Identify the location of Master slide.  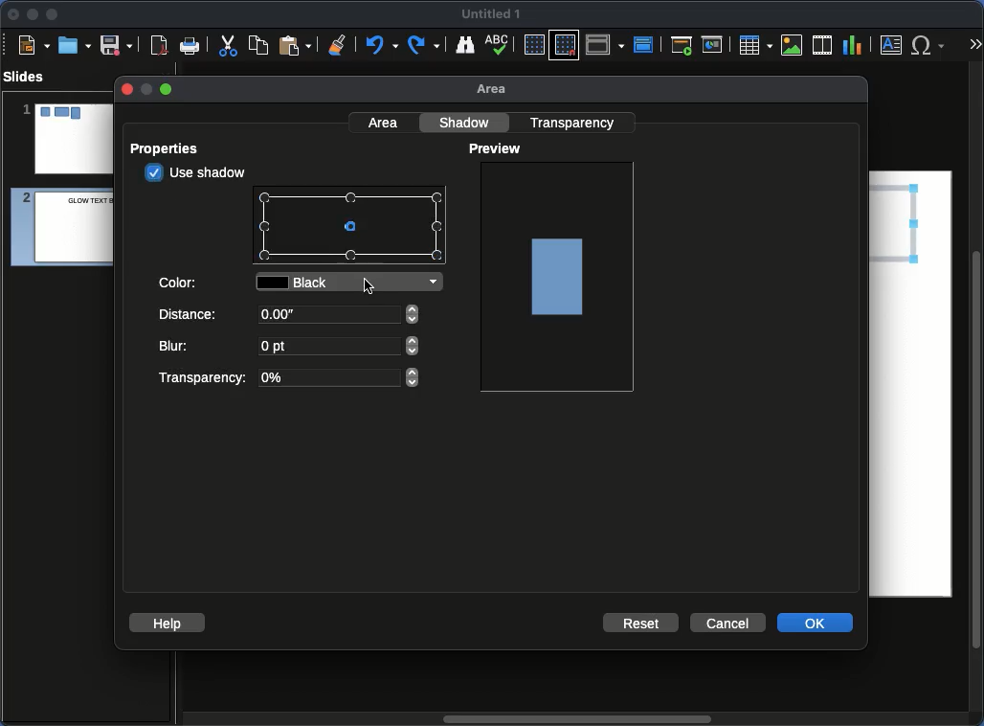
(646, 44).